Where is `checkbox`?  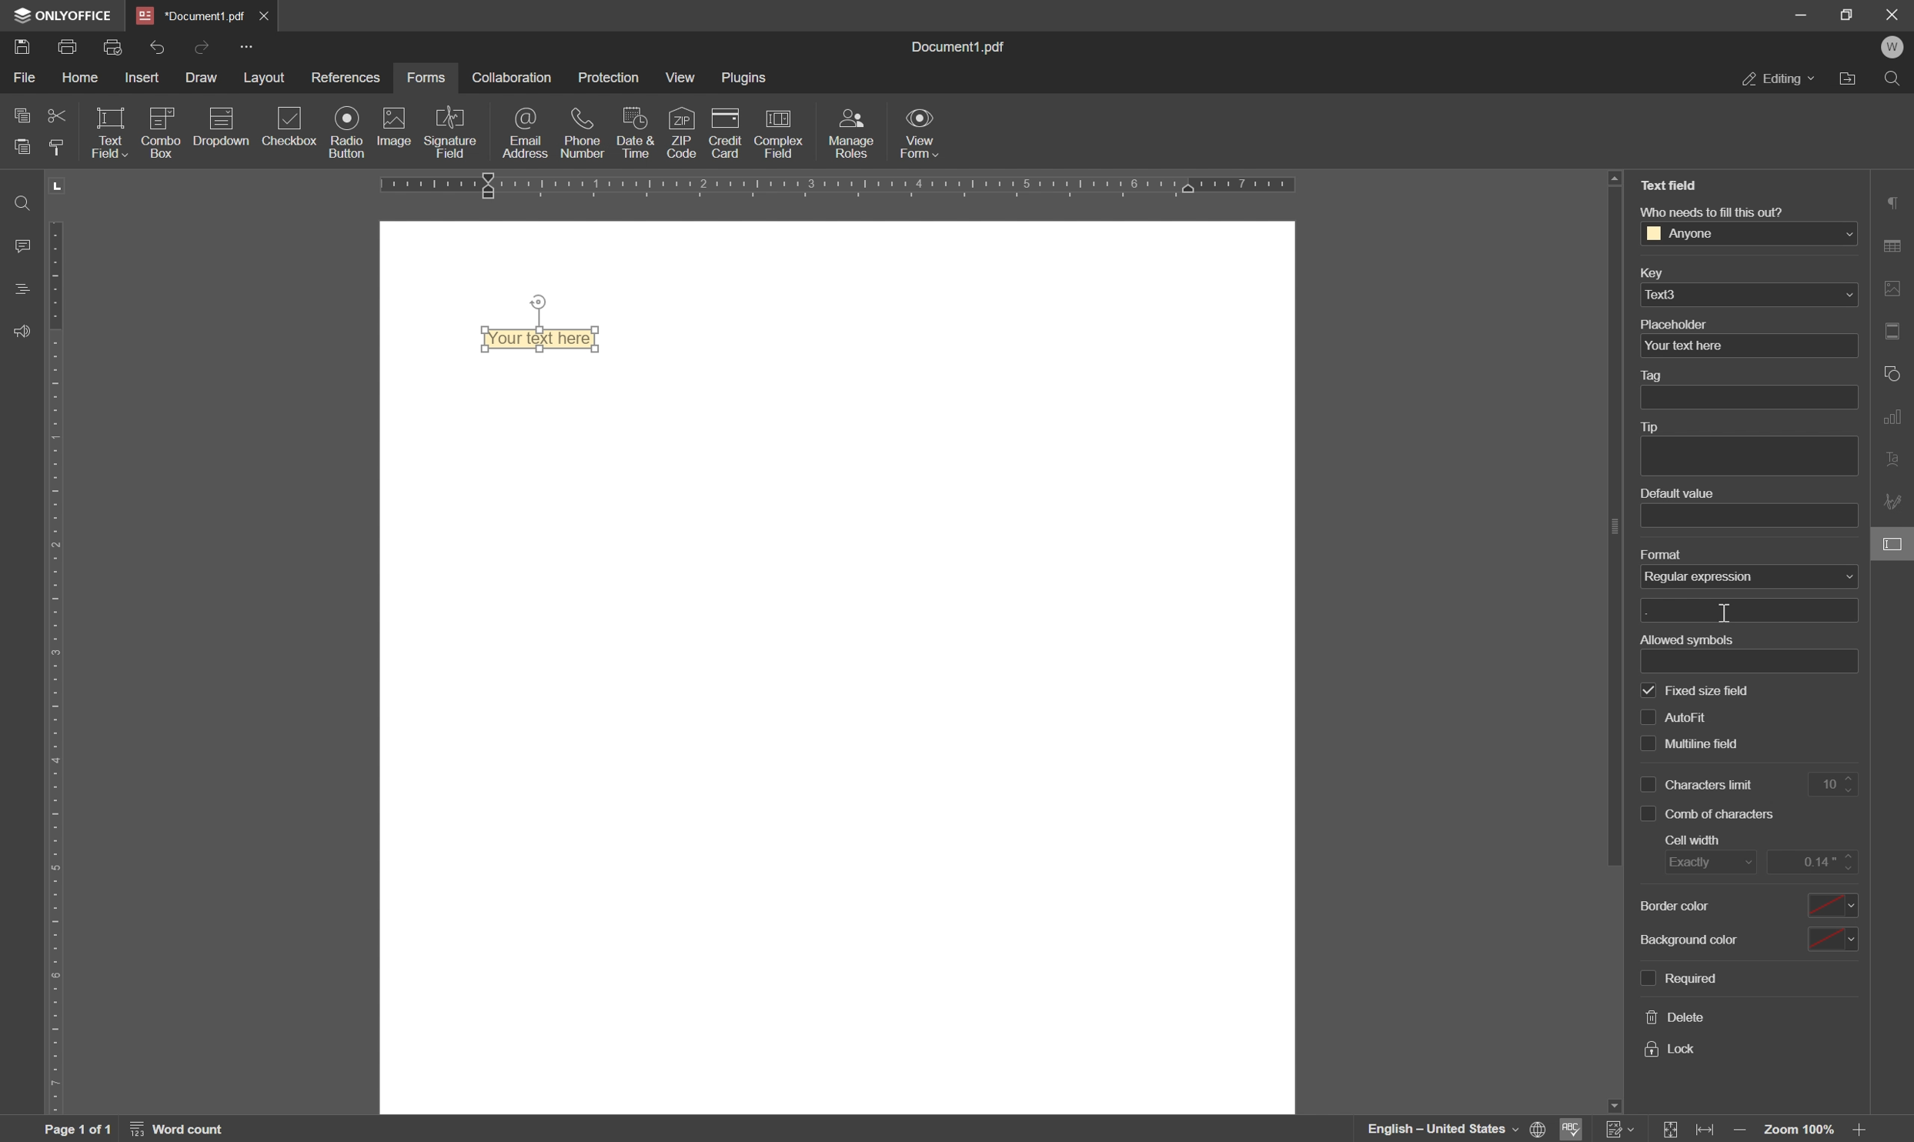 checkbox is located at coordinates (1647, 747).